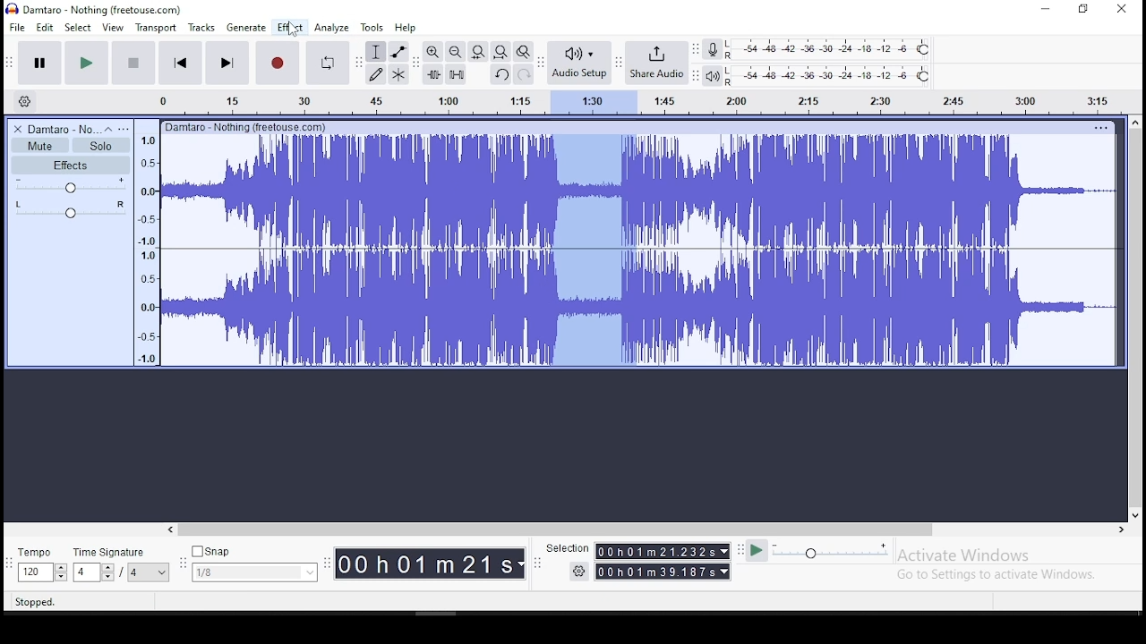  What do you see at coordinates (241, 572) in the screenshot?
I see `1/8` at bounding box center [241, 572].